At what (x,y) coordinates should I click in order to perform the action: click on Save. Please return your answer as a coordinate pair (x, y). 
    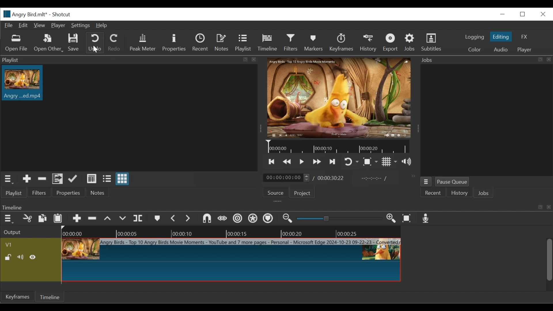
    Looking at the image, I should click on (74, 43).